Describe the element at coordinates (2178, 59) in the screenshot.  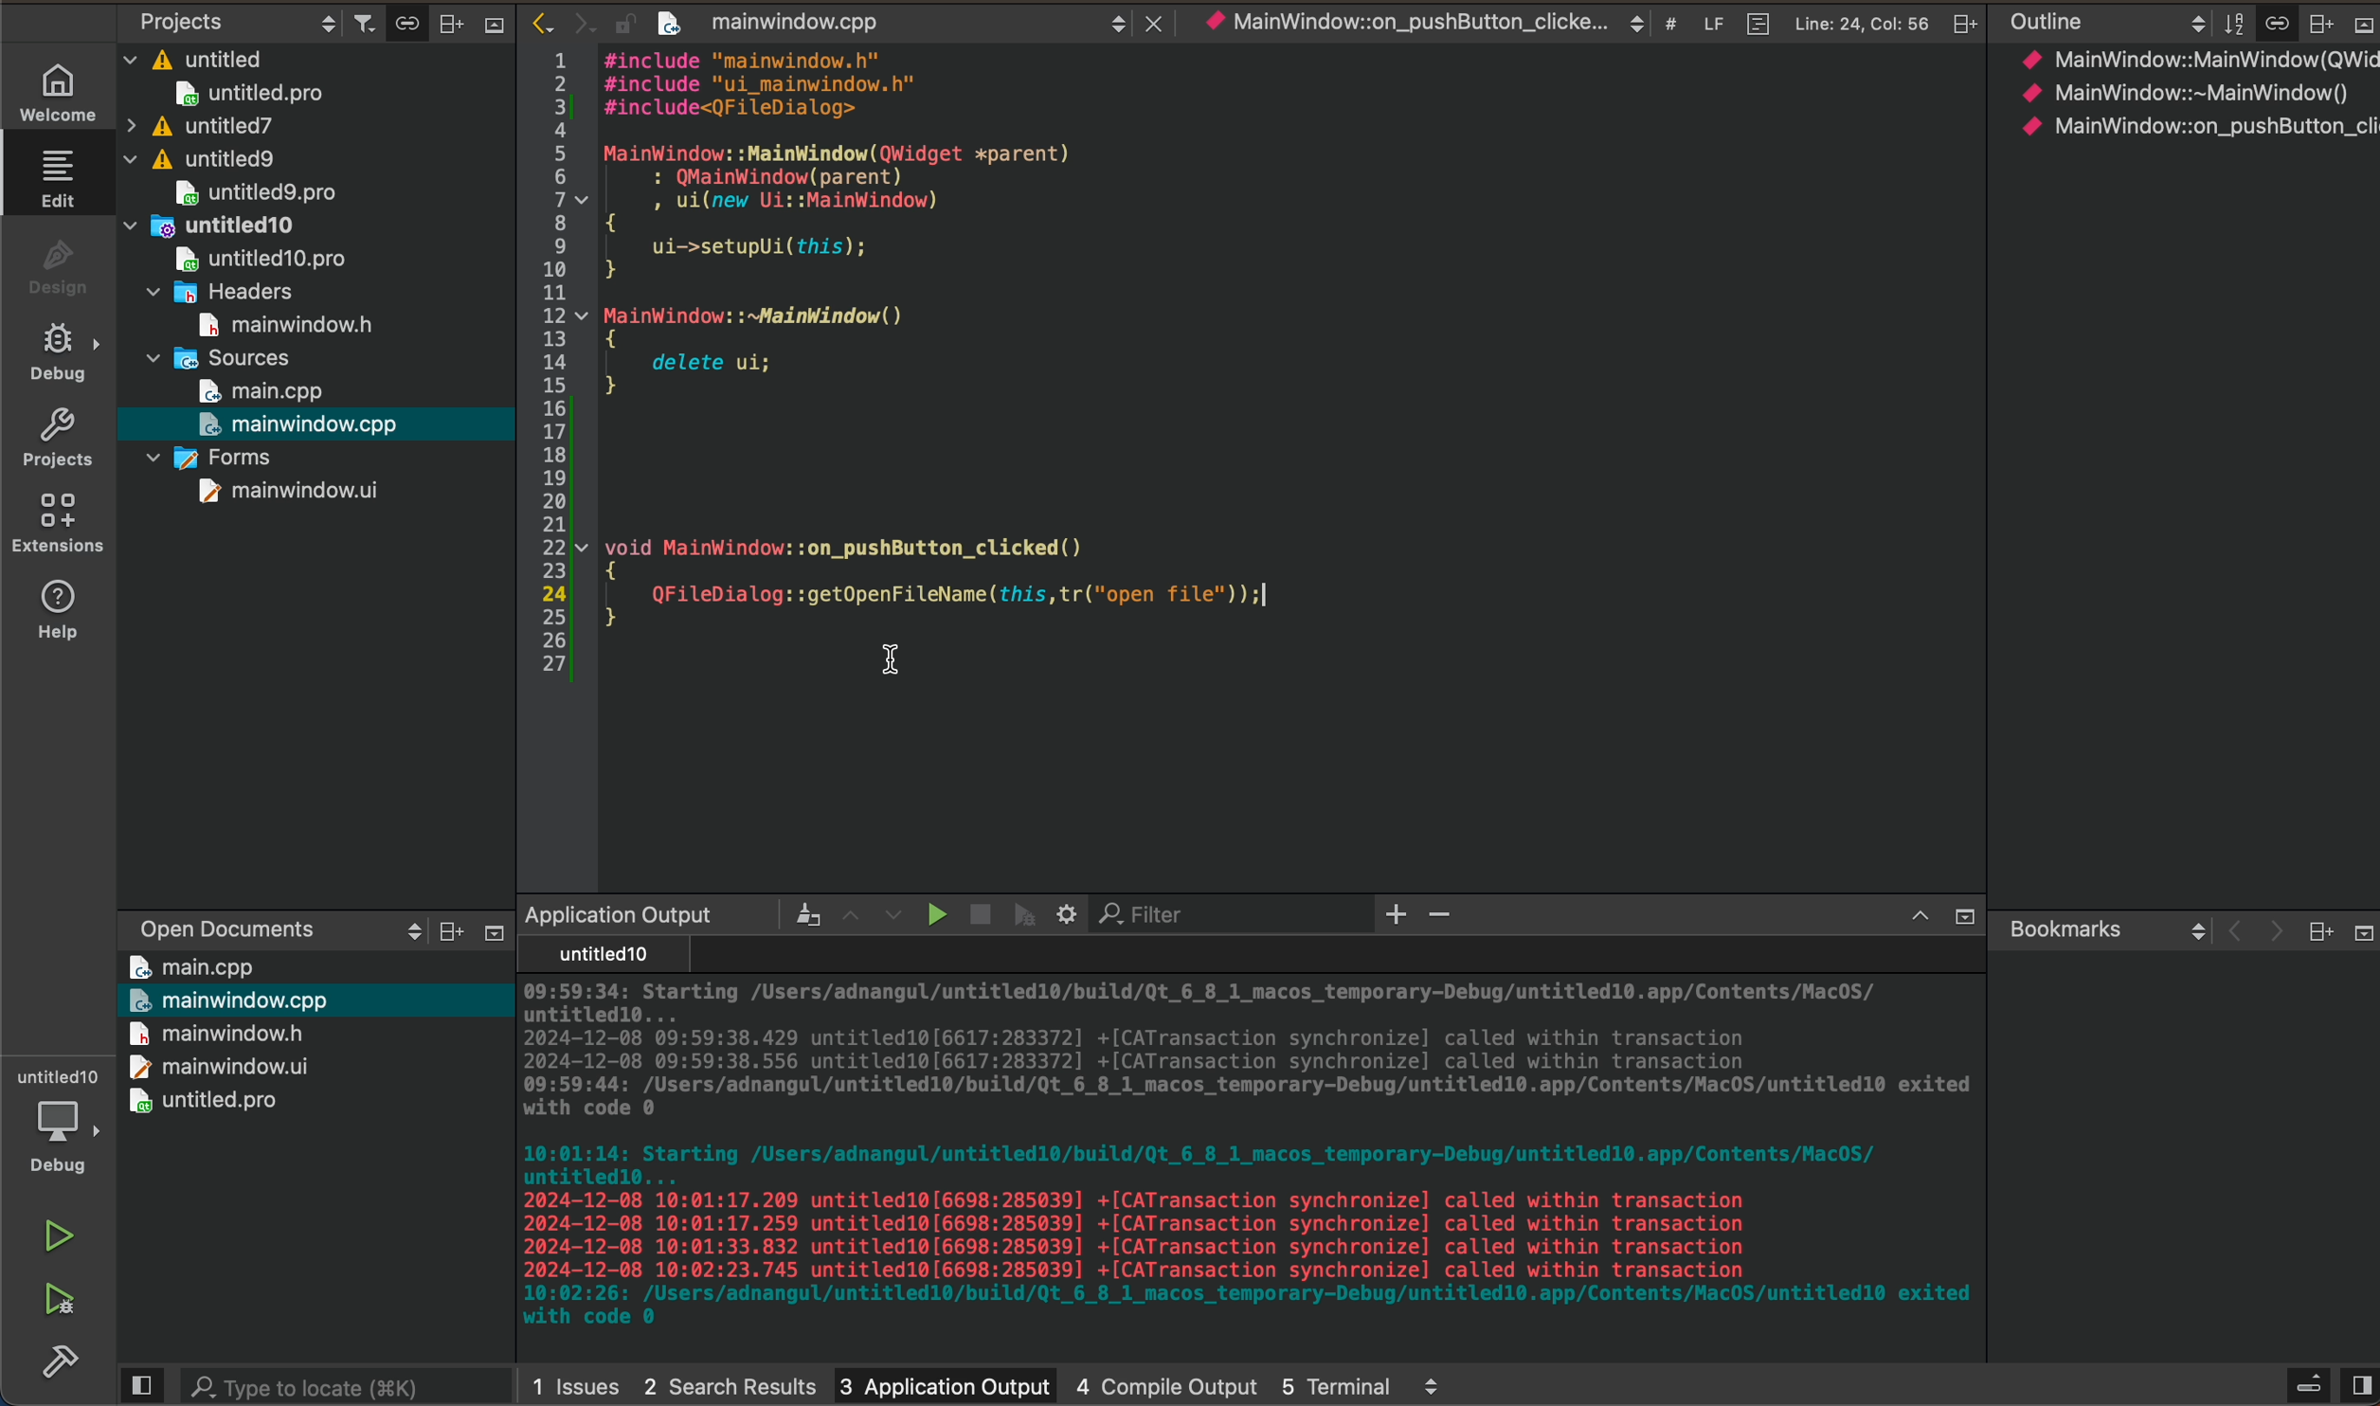
I see `MainWindow::MainWindow (Q` at that location.